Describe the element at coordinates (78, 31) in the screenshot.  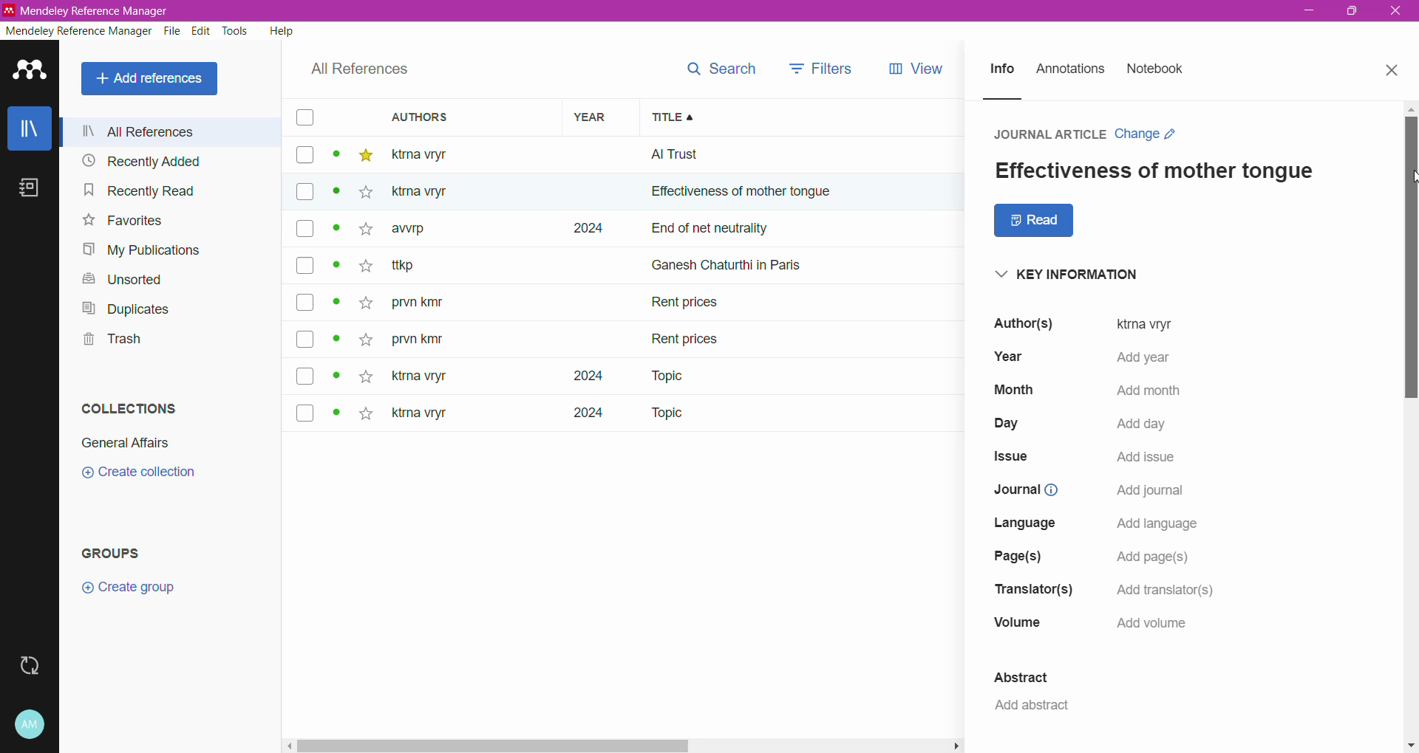
I see `Mendeley Reference Manager` at that location.